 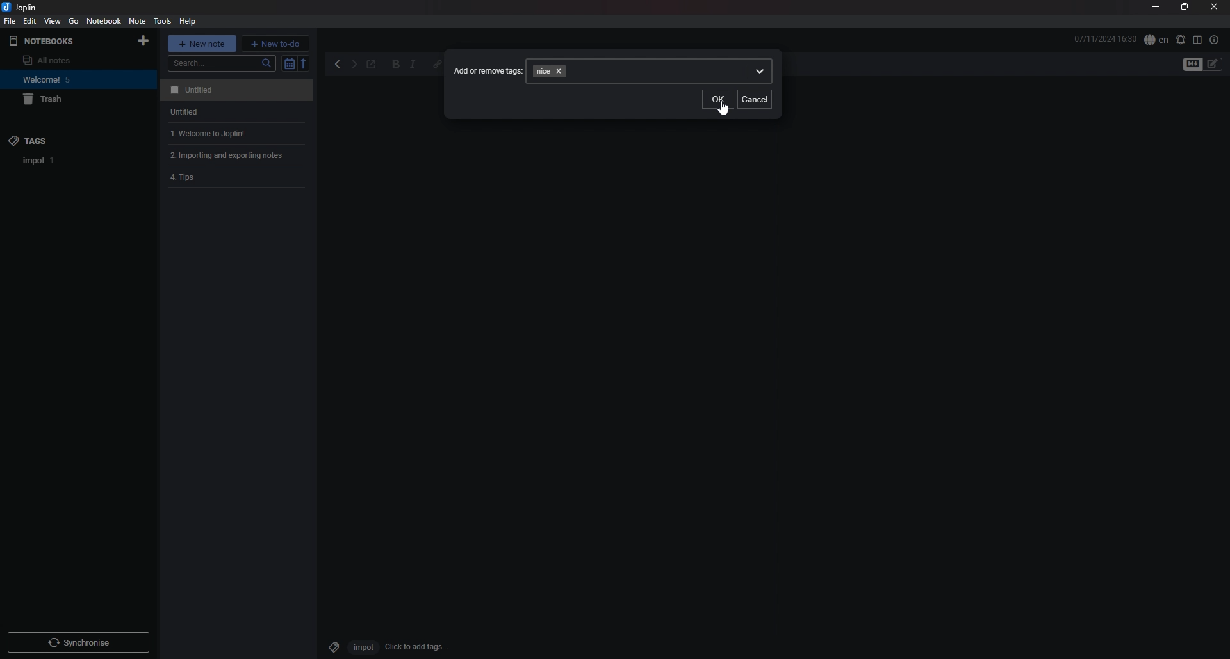 What do you see at coordinates (305, 63) in the screenshot?
I see `reverse sort order` at bounding box center [305, 63].